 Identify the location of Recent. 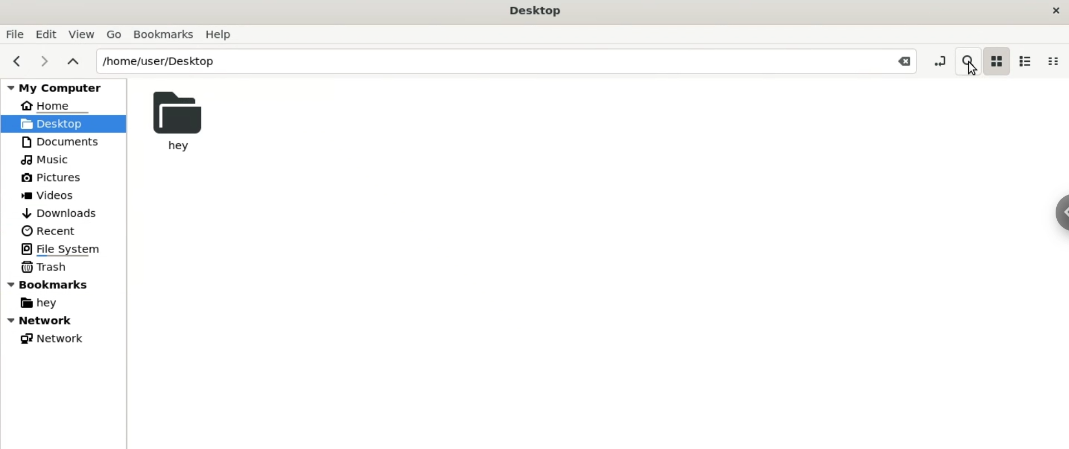
(56, 231).